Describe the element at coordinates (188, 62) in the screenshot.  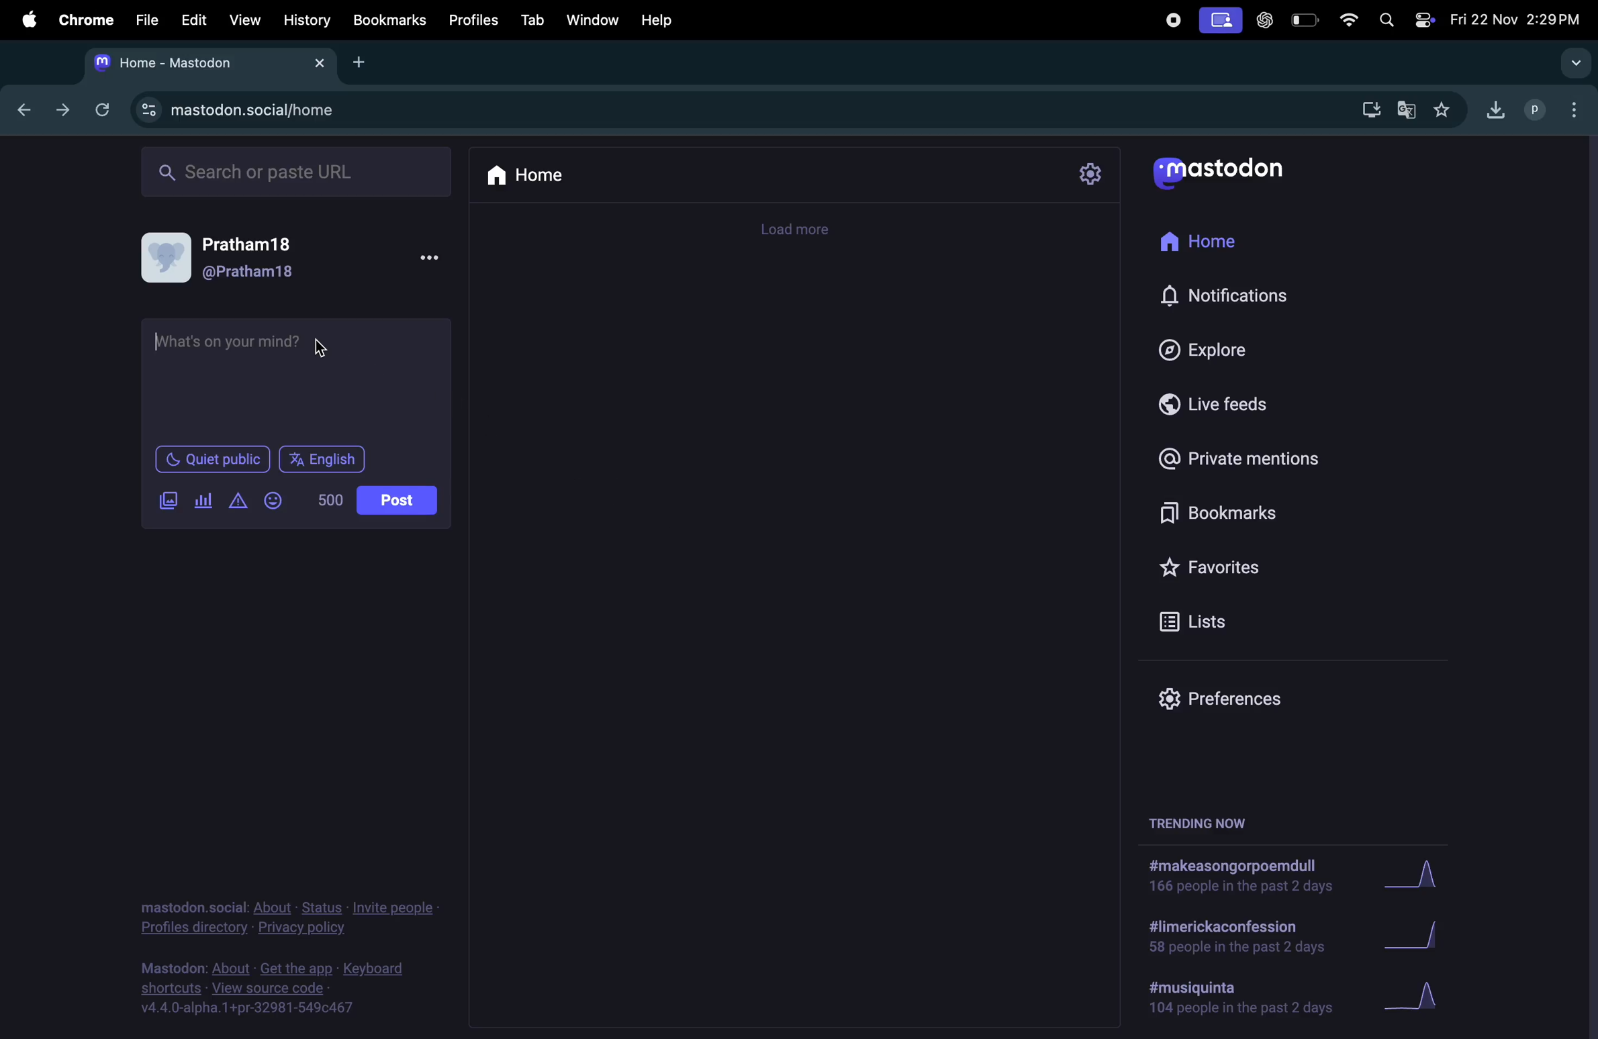
I see `tabs` at that location.